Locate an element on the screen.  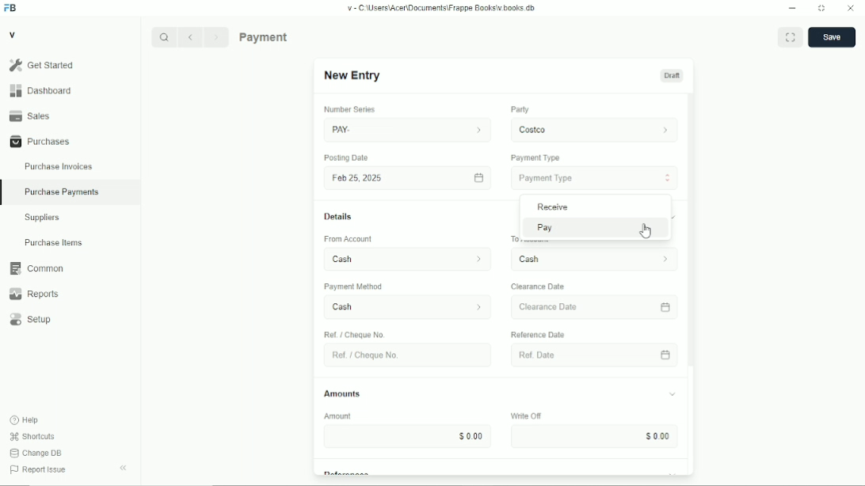
‘From Account is located at coordinates (347, 240).